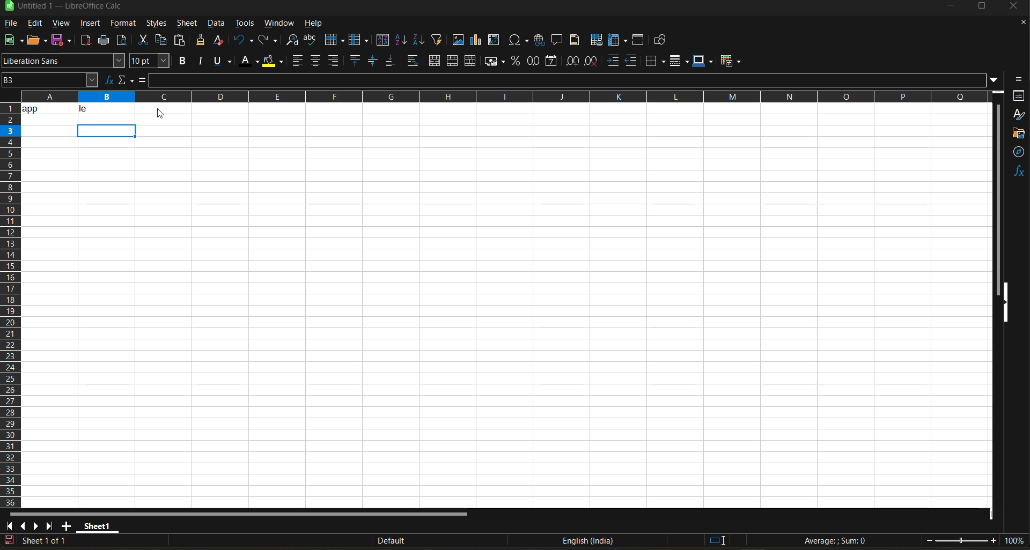 The height and width of the screenshot is (550, 1030). Describe the element at coordinates (315, 23) in the screenshot. I see `help` at that location.